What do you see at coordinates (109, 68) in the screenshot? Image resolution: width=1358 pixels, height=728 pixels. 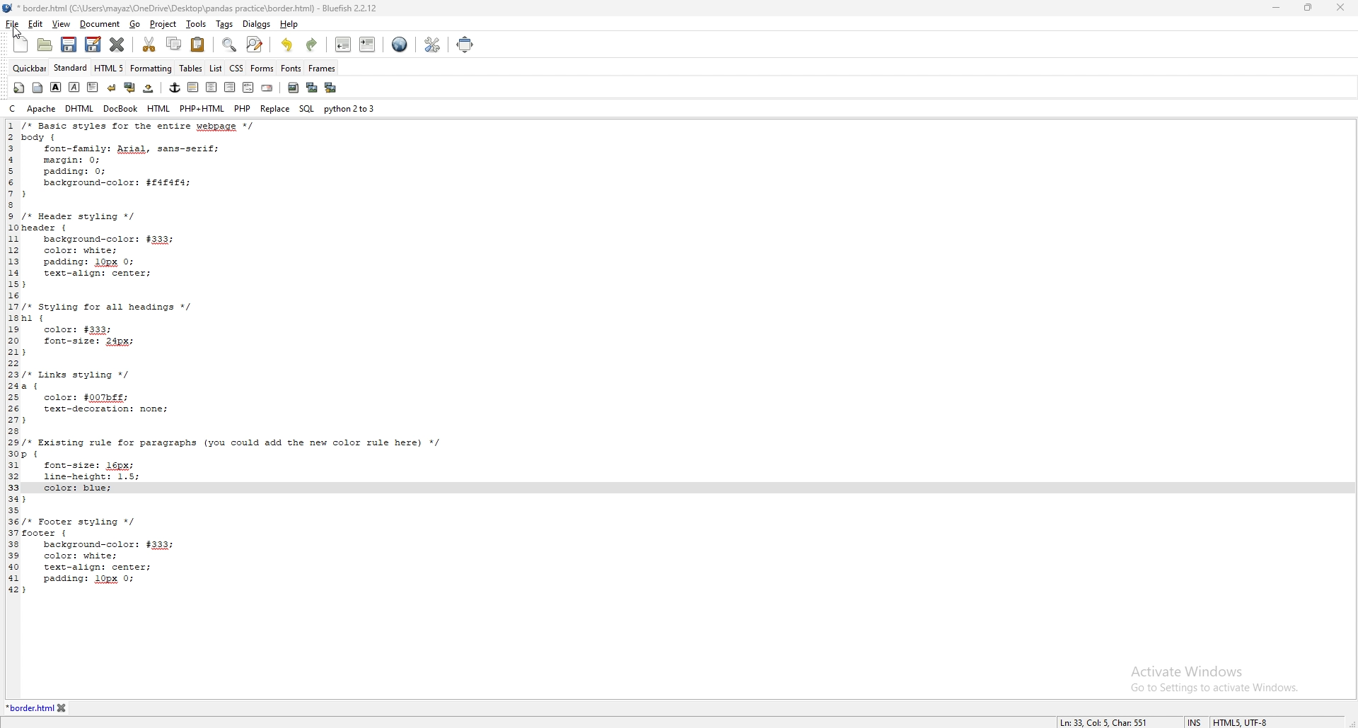 I see `html 5` at bounding box center [109, 68].